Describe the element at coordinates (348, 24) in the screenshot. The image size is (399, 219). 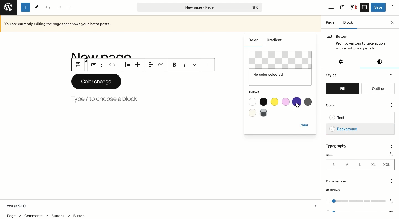
I see `Block` at that location.